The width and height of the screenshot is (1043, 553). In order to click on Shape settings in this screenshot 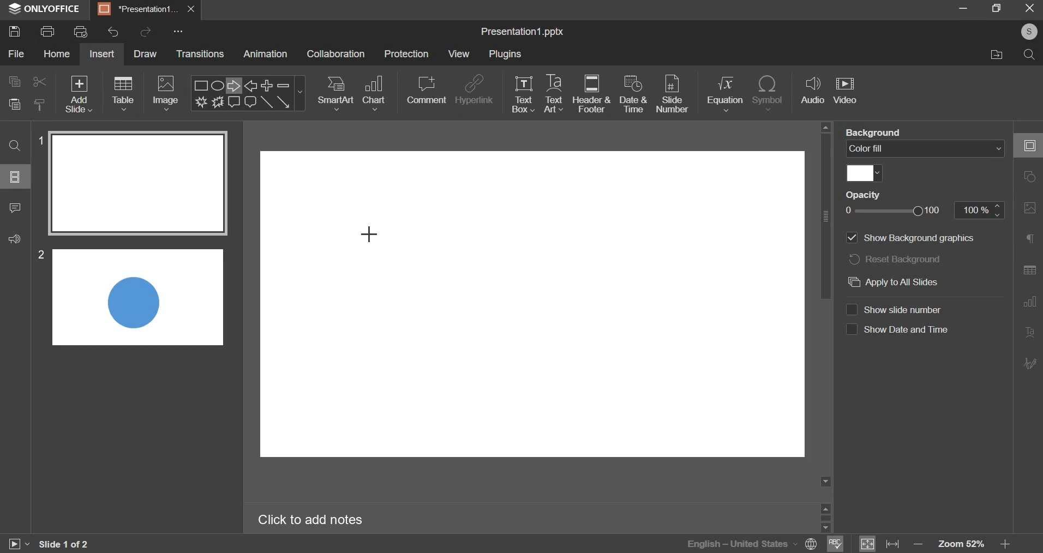, I will do `click(1028, 175)`.